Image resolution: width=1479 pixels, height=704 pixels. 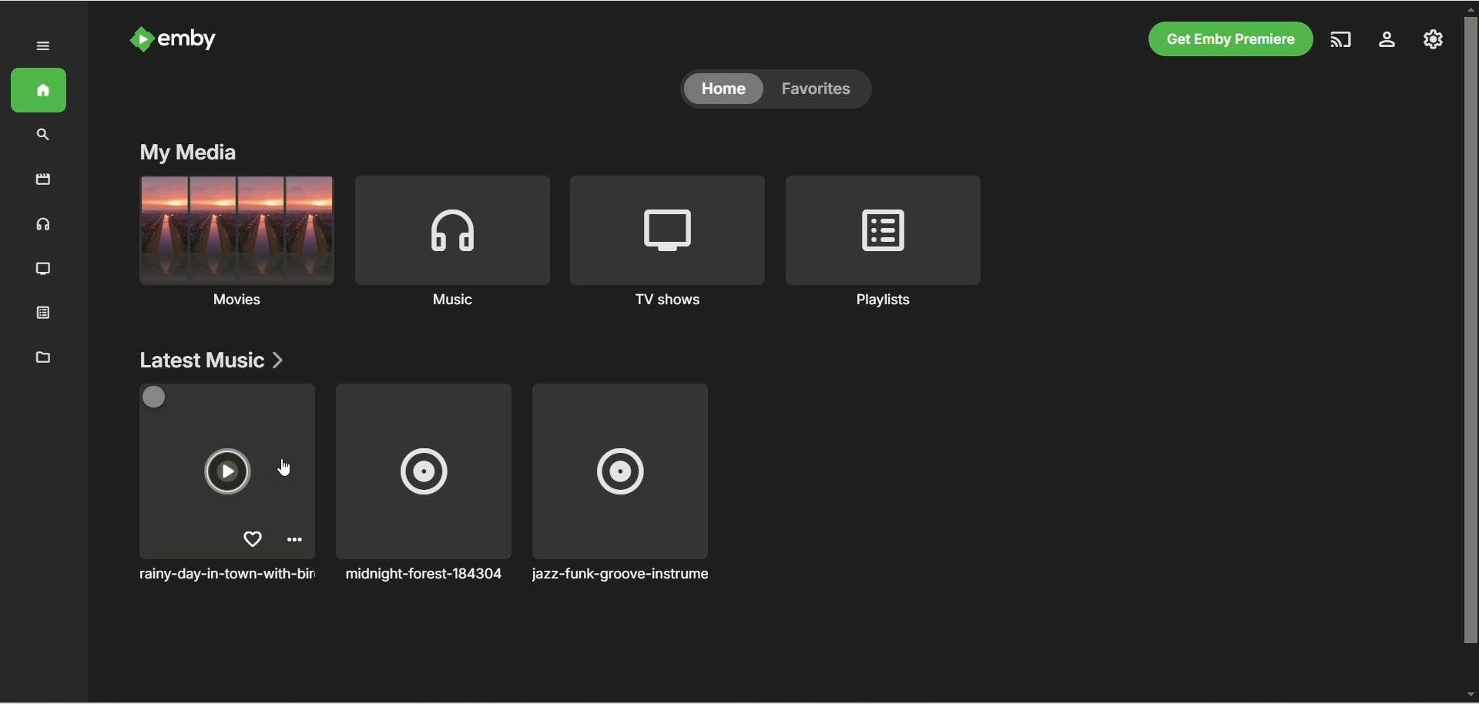 I want to click on Movies, so click(x=233, y=240).